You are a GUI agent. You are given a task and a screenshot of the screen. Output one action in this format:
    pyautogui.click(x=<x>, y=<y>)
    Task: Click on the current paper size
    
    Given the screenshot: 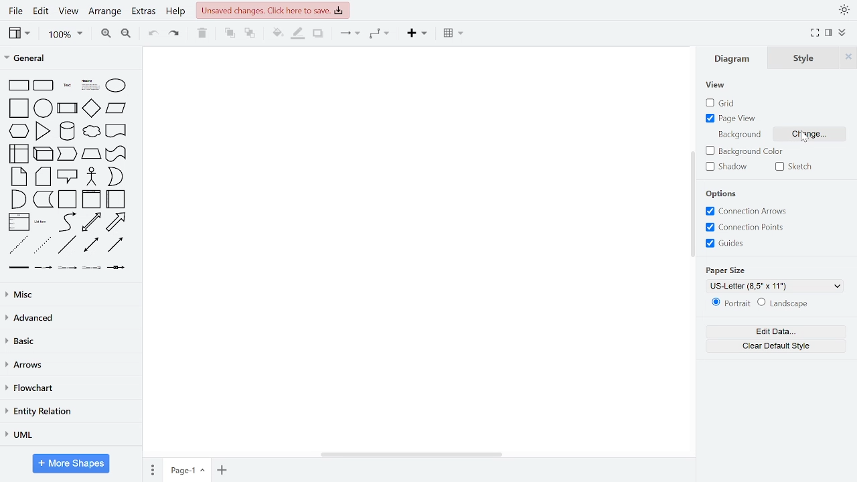 What is the action you would take?
    pyautogui.click(x=776, y=285)
    